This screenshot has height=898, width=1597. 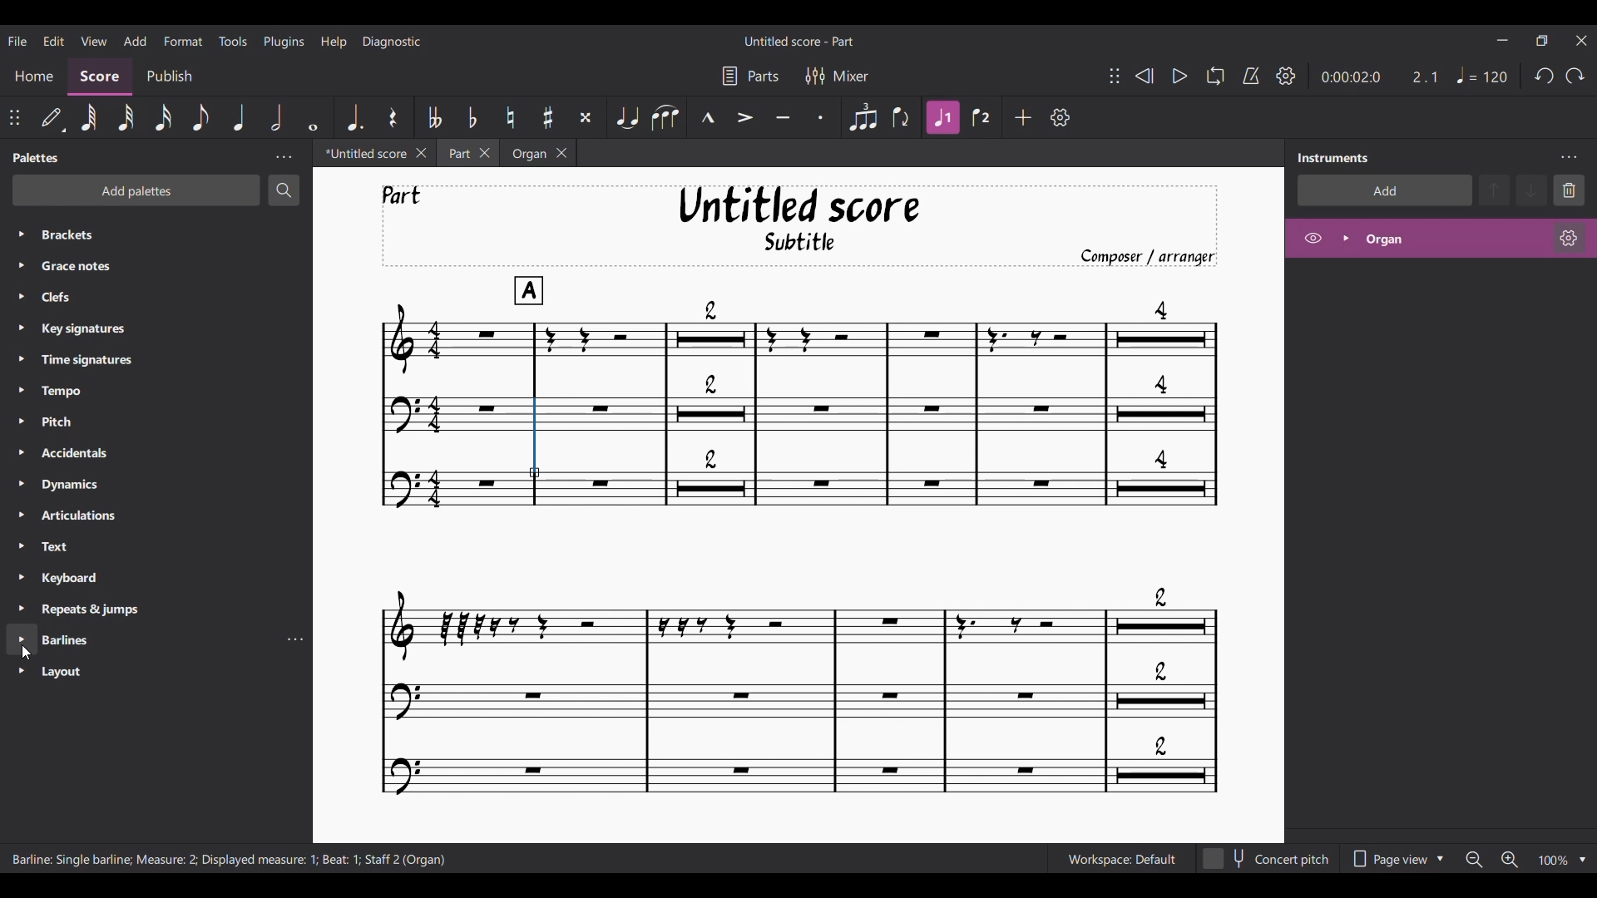 I want to click on Voice 2, so click(x=980, y=117).